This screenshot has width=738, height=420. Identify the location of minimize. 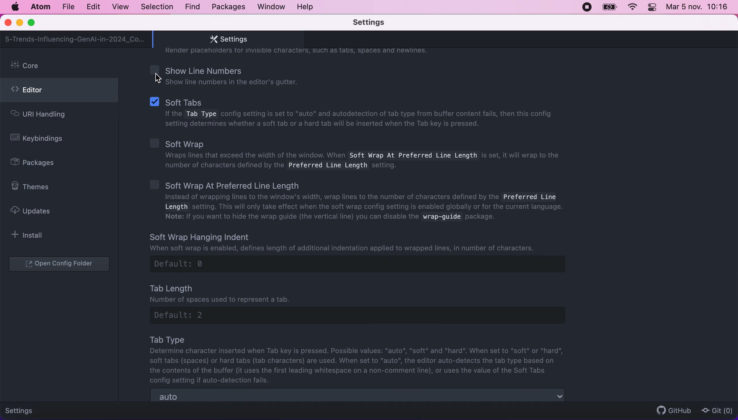
(19, 23).